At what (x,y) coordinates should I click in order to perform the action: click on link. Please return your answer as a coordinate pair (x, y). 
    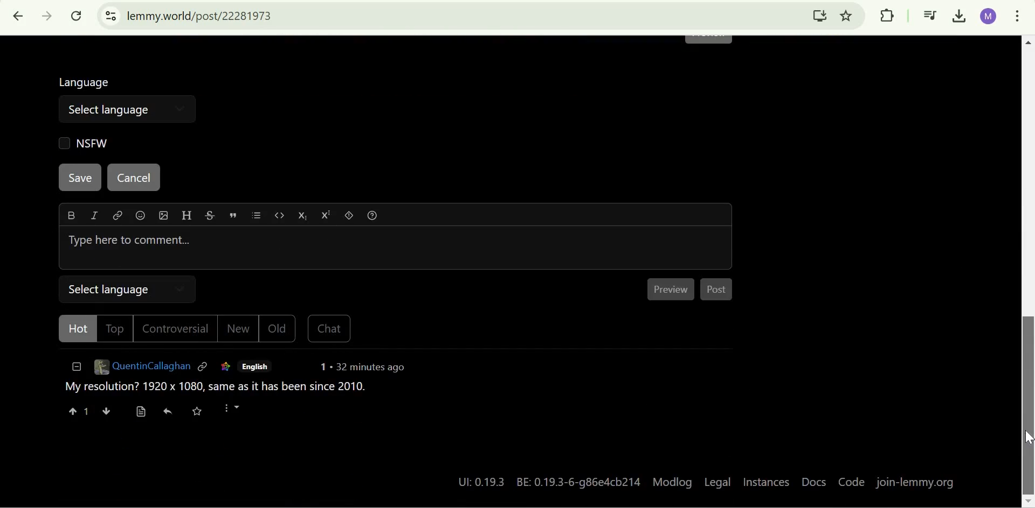
    Looking at the image, I should click on (224, 368).